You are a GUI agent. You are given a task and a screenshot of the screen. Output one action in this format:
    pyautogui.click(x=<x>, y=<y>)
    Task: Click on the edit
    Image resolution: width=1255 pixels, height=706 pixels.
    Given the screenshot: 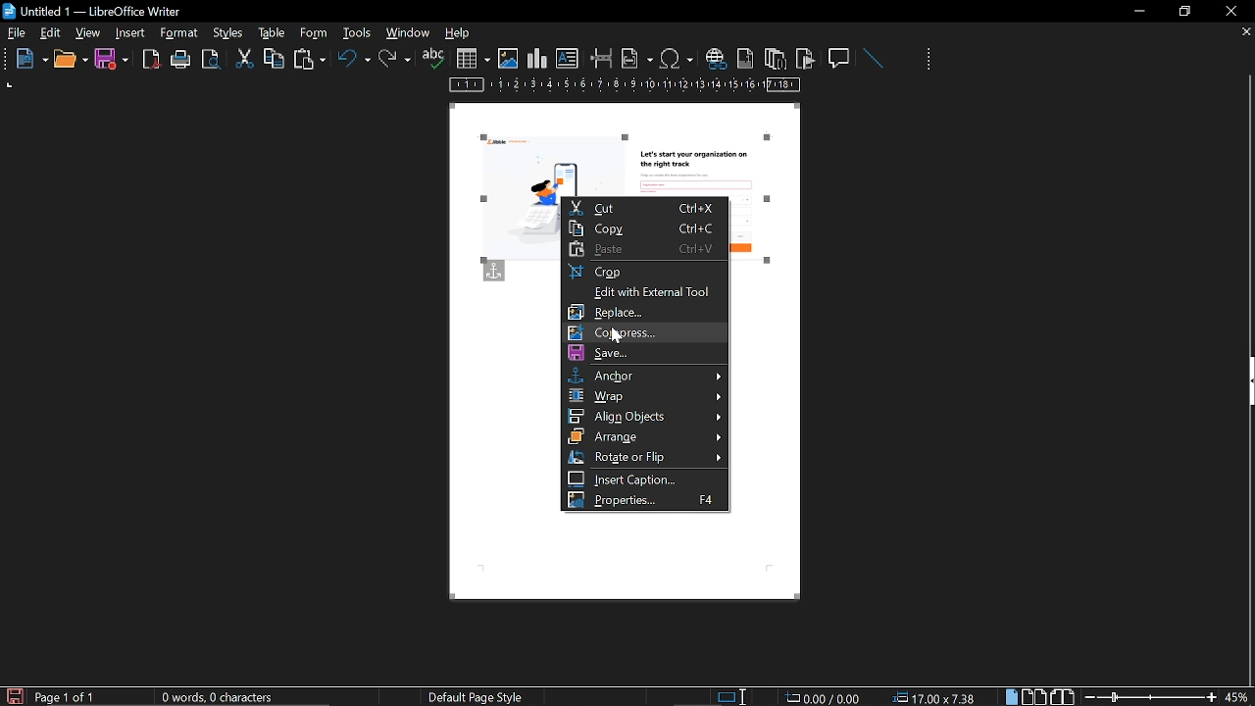 What is the action you would take?
    pyautogui.click(x=51, y=34)
    